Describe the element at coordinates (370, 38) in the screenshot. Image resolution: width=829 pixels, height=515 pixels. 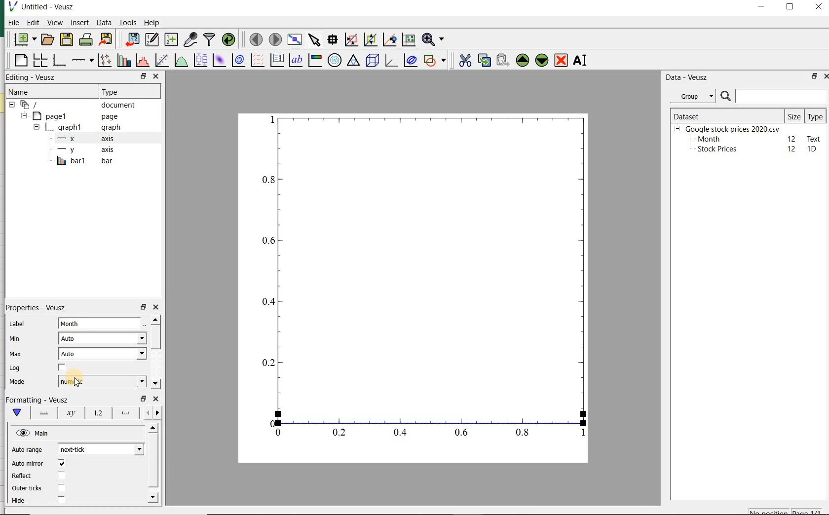
I see `click to zoom out of graph axes` at that location.